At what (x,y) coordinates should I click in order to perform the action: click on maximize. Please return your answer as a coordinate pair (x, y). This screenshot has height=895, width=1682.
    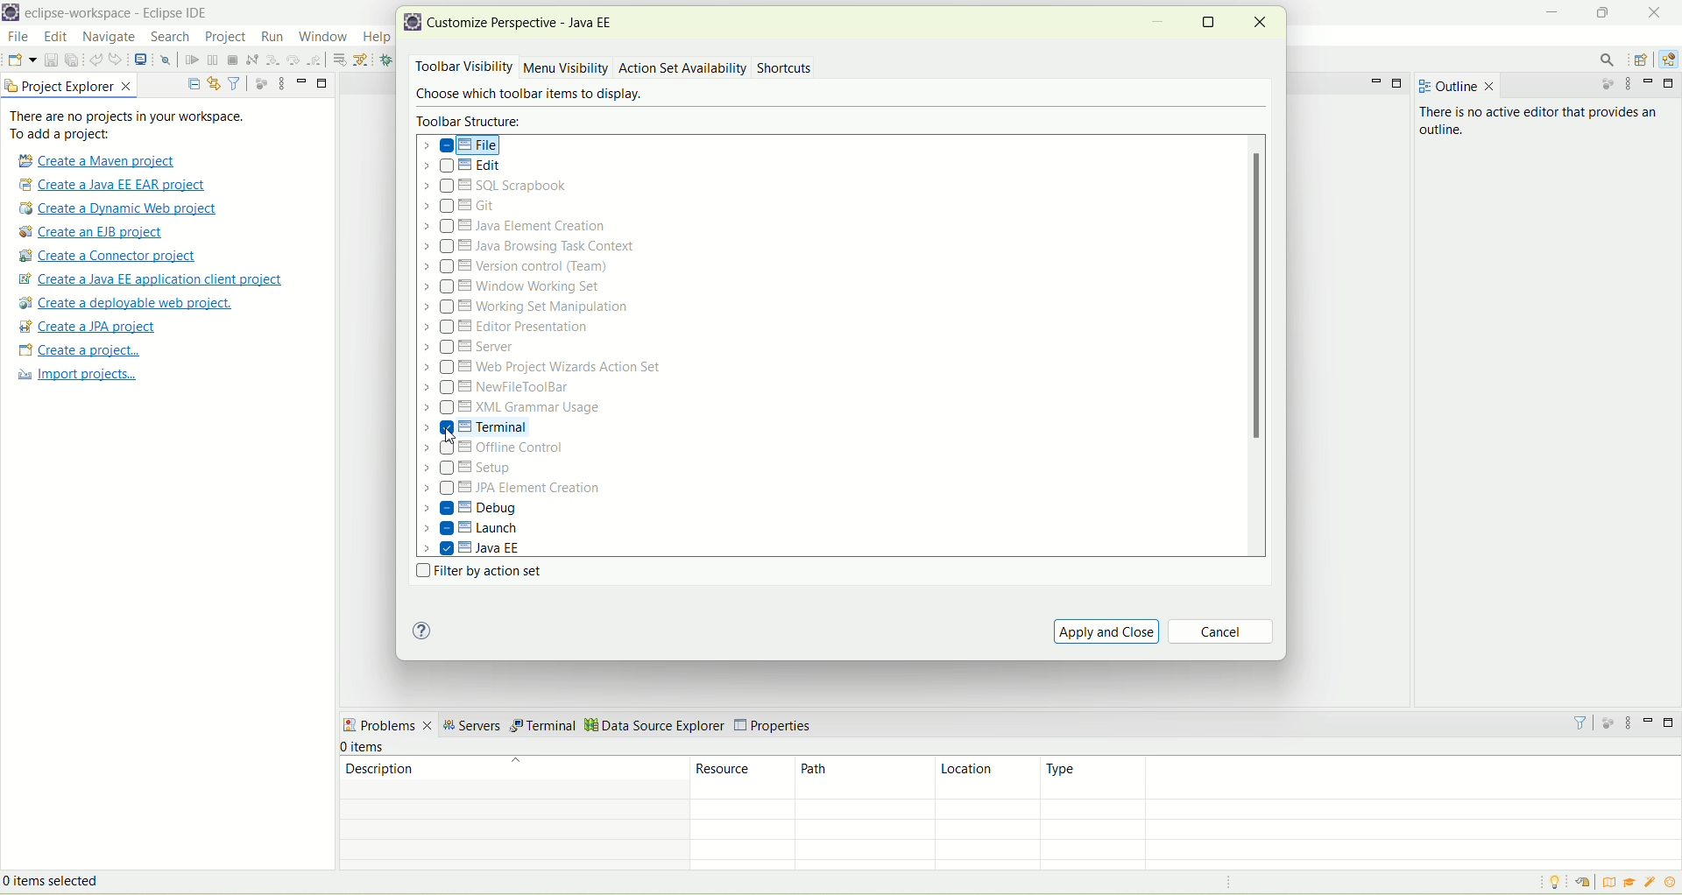
    Looking at the image, I should click on (1210, 20).